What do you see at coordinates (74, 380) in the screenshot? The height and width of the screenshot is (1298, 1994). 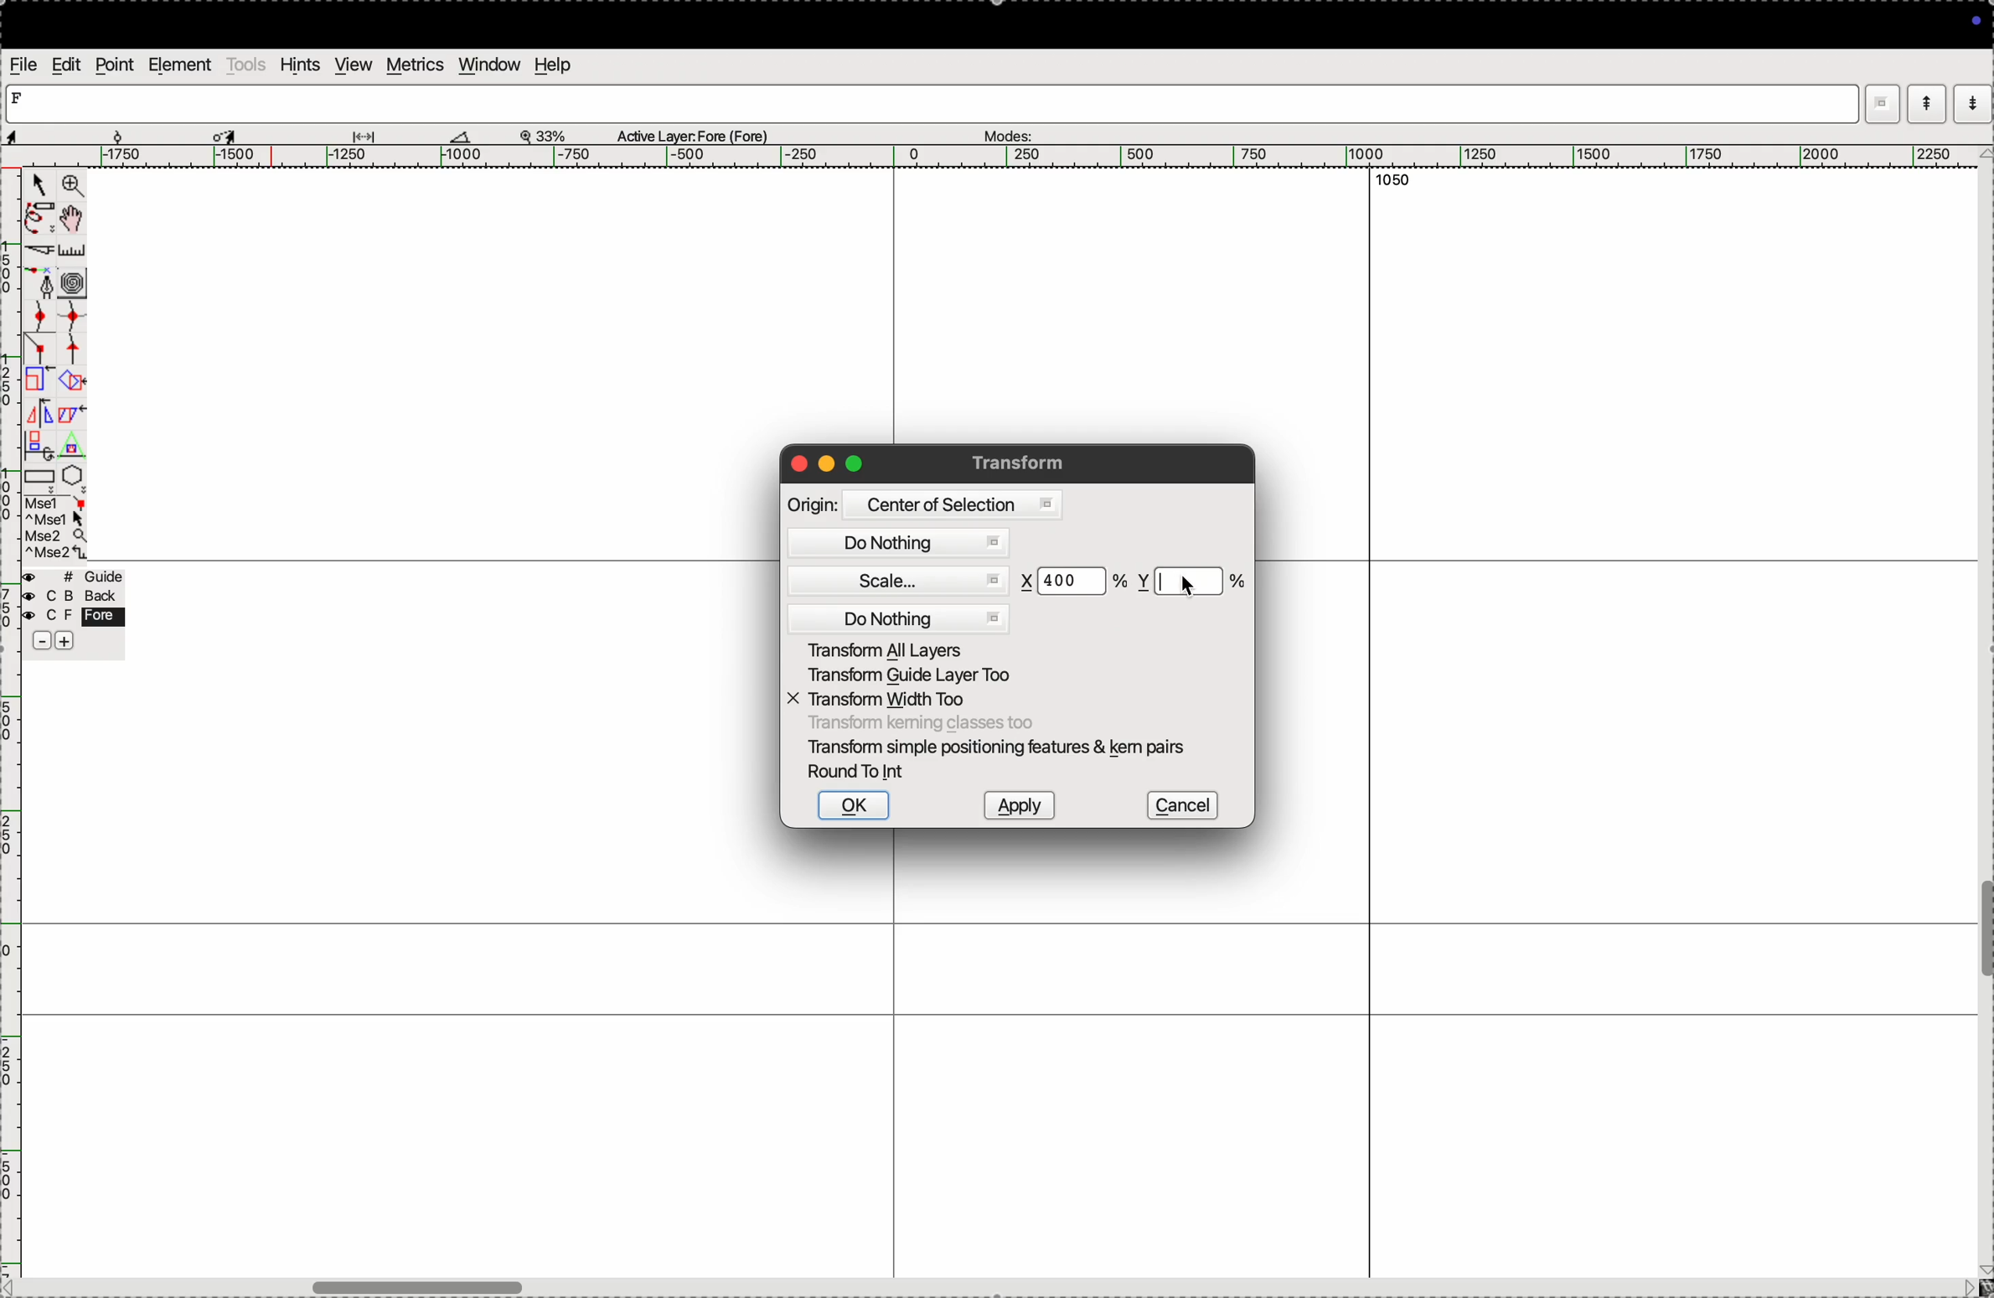 I see `overlap` at bounding box center [74, 380].